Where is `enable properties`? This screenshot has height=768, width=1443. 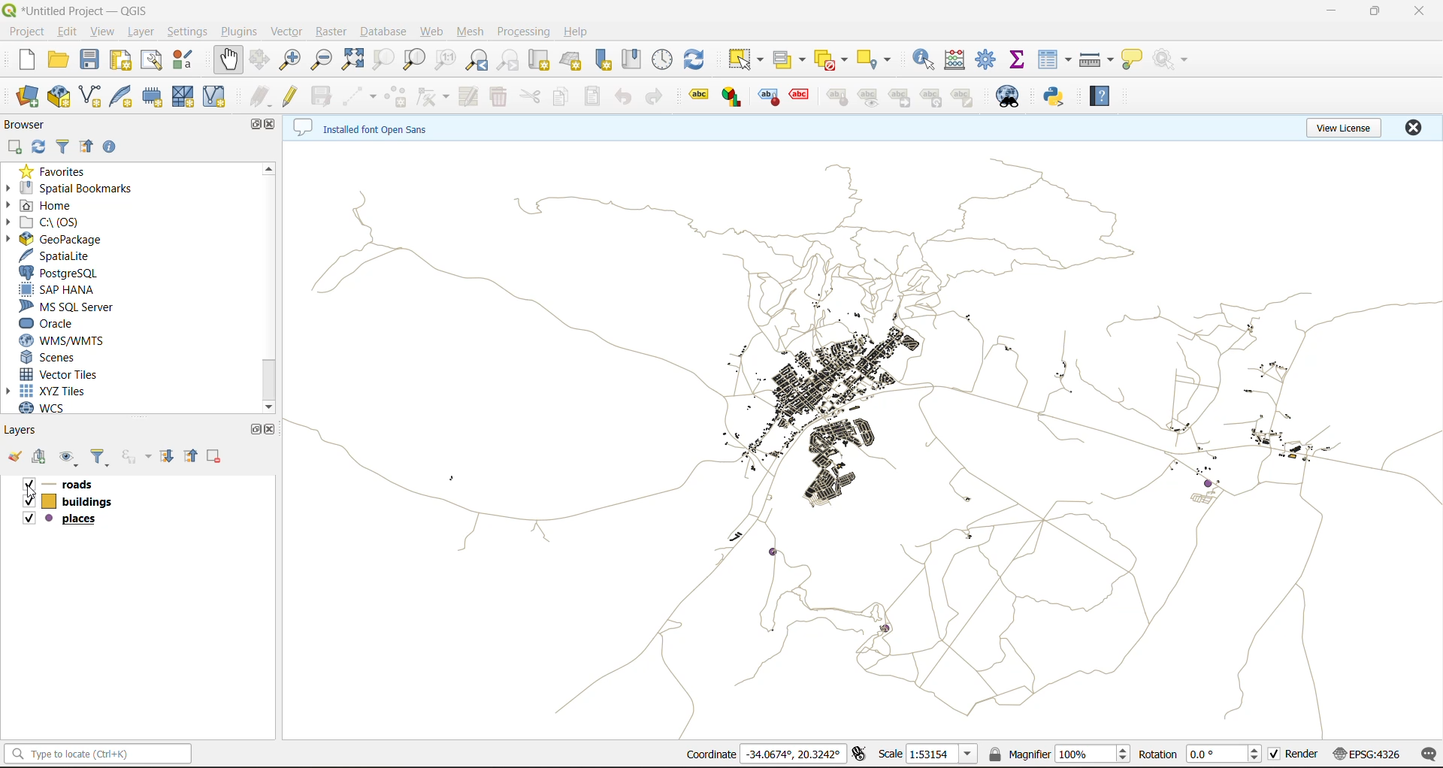
enable properties is located at coordinates (113, 147).